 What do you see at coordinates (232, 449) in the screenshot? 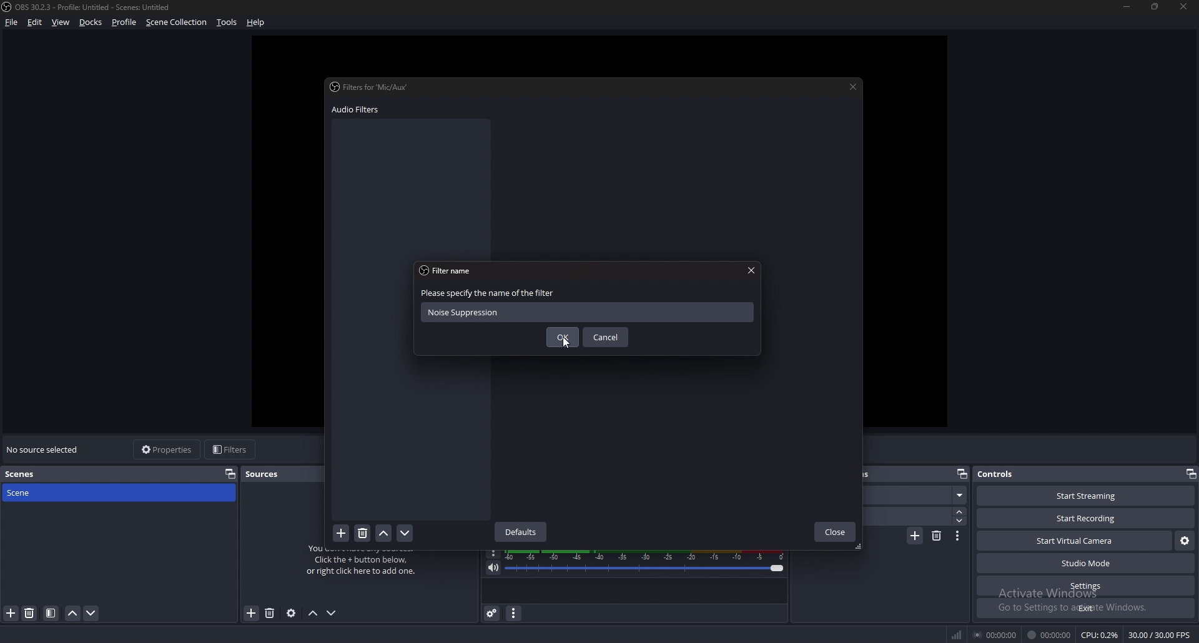
I see `filters` at bounding box center [232, 449].